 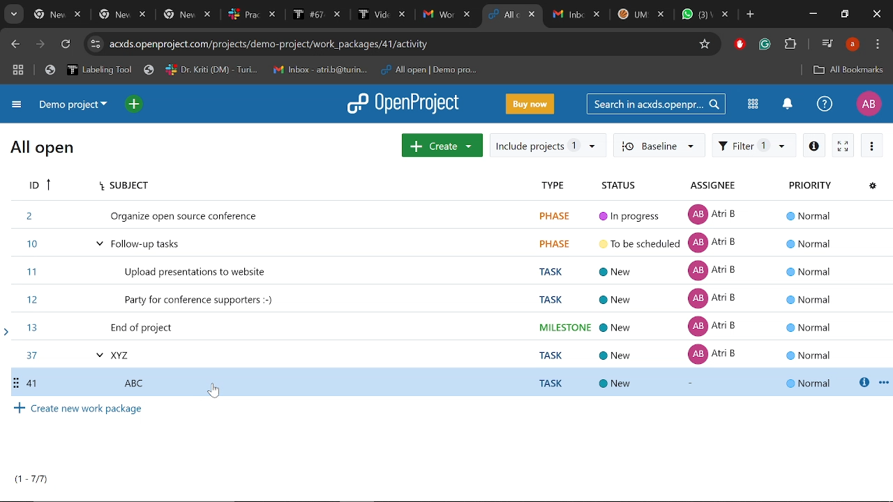 I want to click on Current projrct, so click(x=75, y=107).